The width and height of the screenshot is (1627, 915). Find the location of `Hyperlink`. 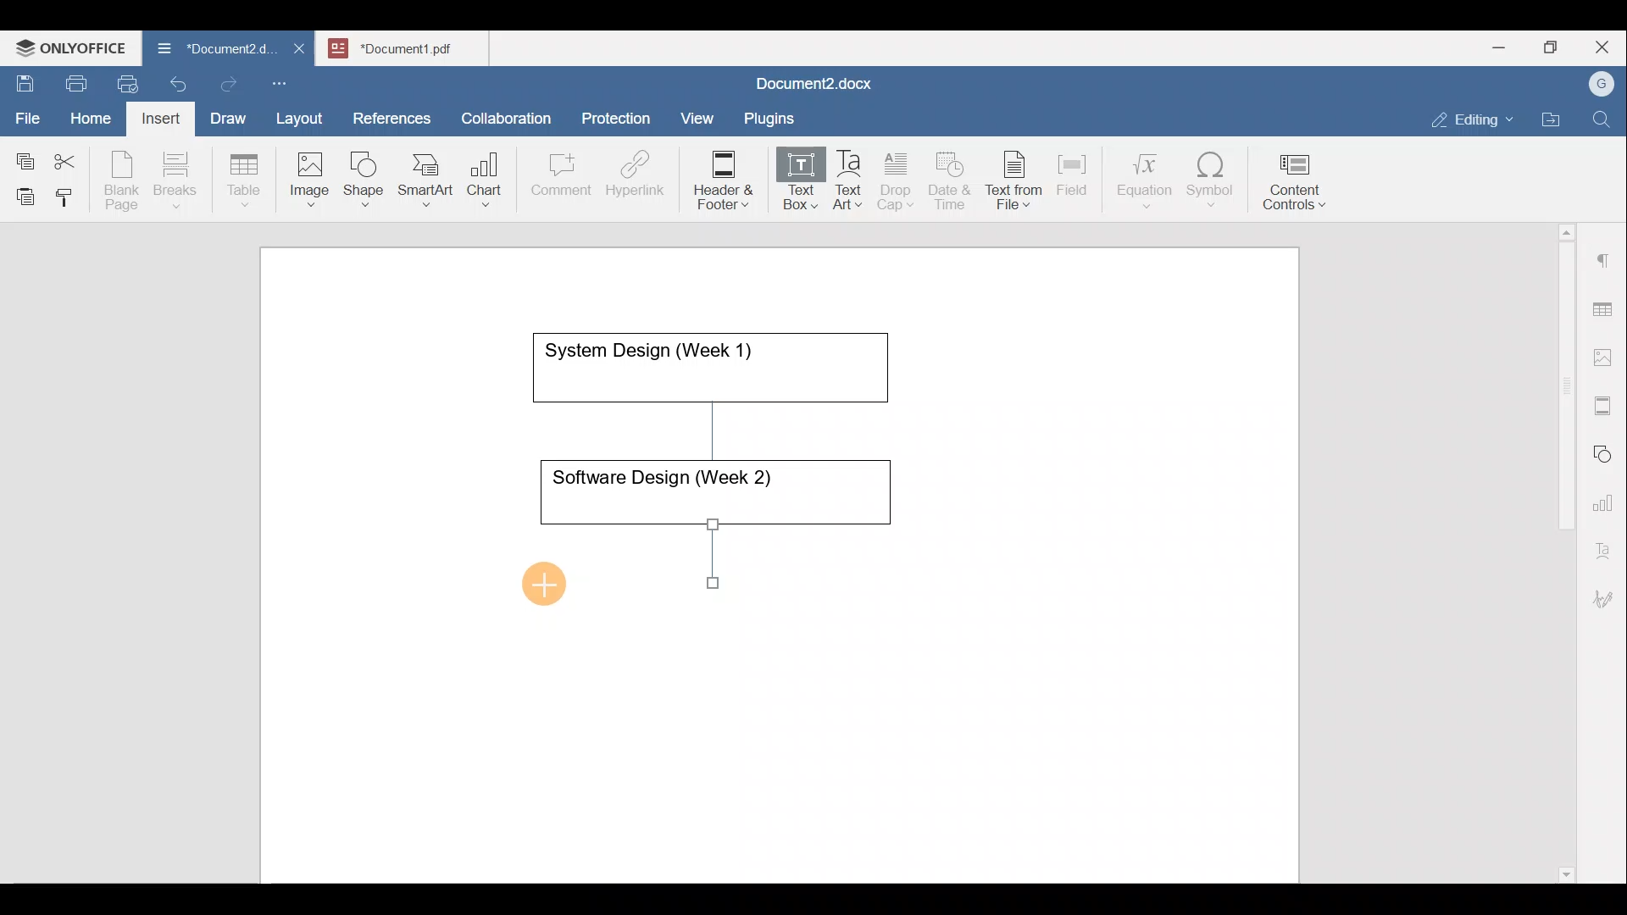

Hyperlink is located at coordinates (641, 179).